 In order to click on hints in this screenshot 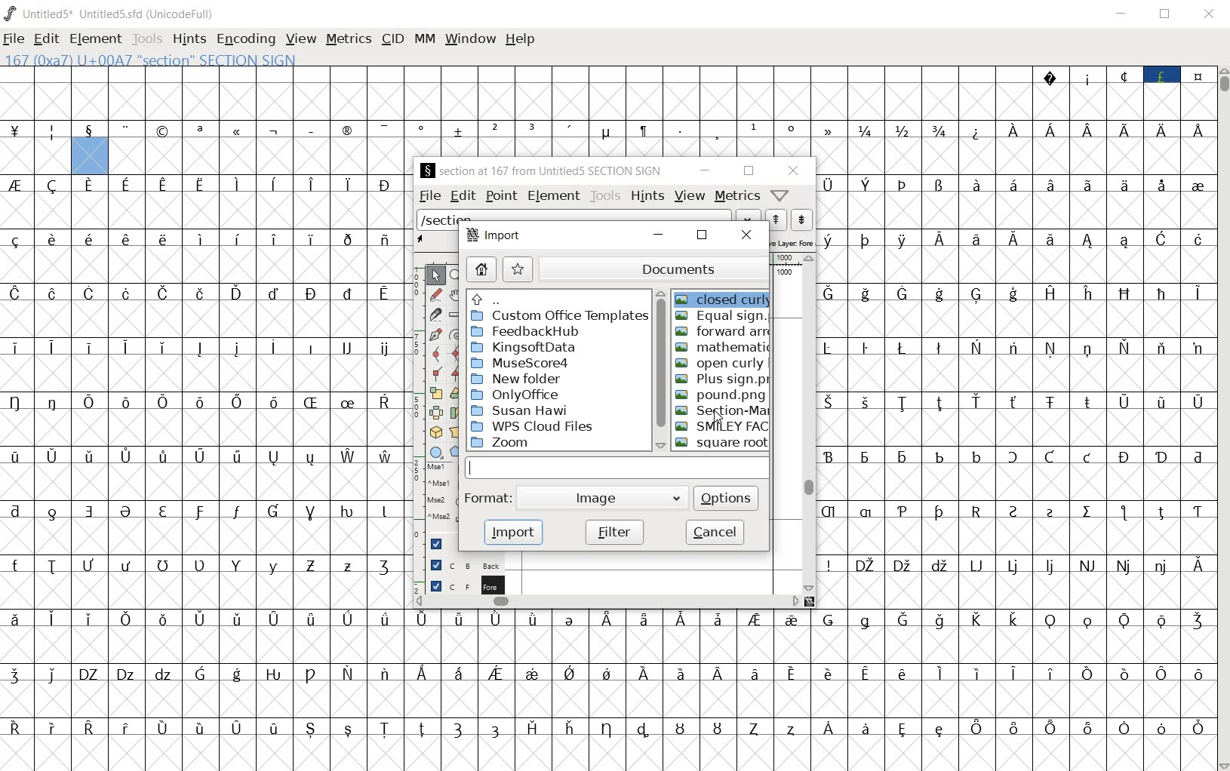, I will do `click(649, 197)`.